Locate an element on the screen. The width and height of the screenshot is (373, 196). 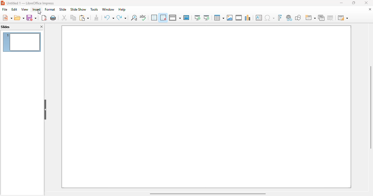
start from current slide is located at coordinates (206, 18).